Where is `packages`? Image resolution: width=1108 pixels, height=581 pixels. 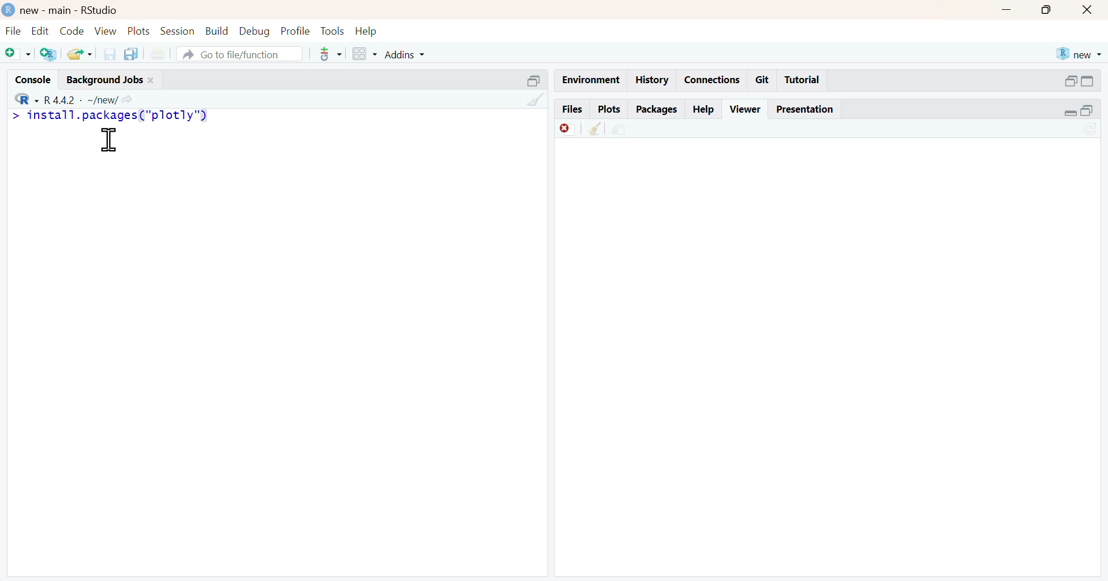 packages is located at coordinates (656, 110).